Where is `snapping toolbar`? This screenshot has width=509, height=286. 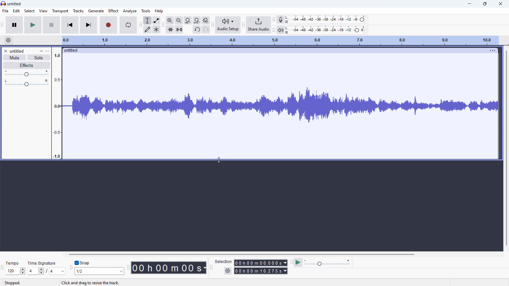 snapping toolbar is located at coordinates (71, 269).